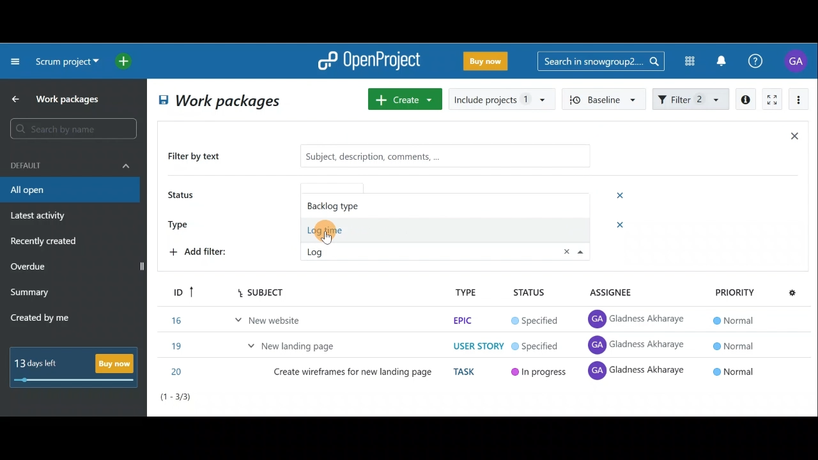  Describe the element at coordinates (723, 59) in the screenshot. I see `Notification center` at that location.